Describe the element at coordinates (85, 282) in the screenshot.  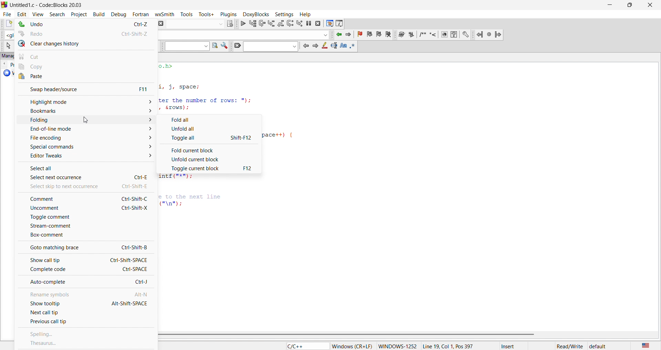
I see `auto complete` at that location.